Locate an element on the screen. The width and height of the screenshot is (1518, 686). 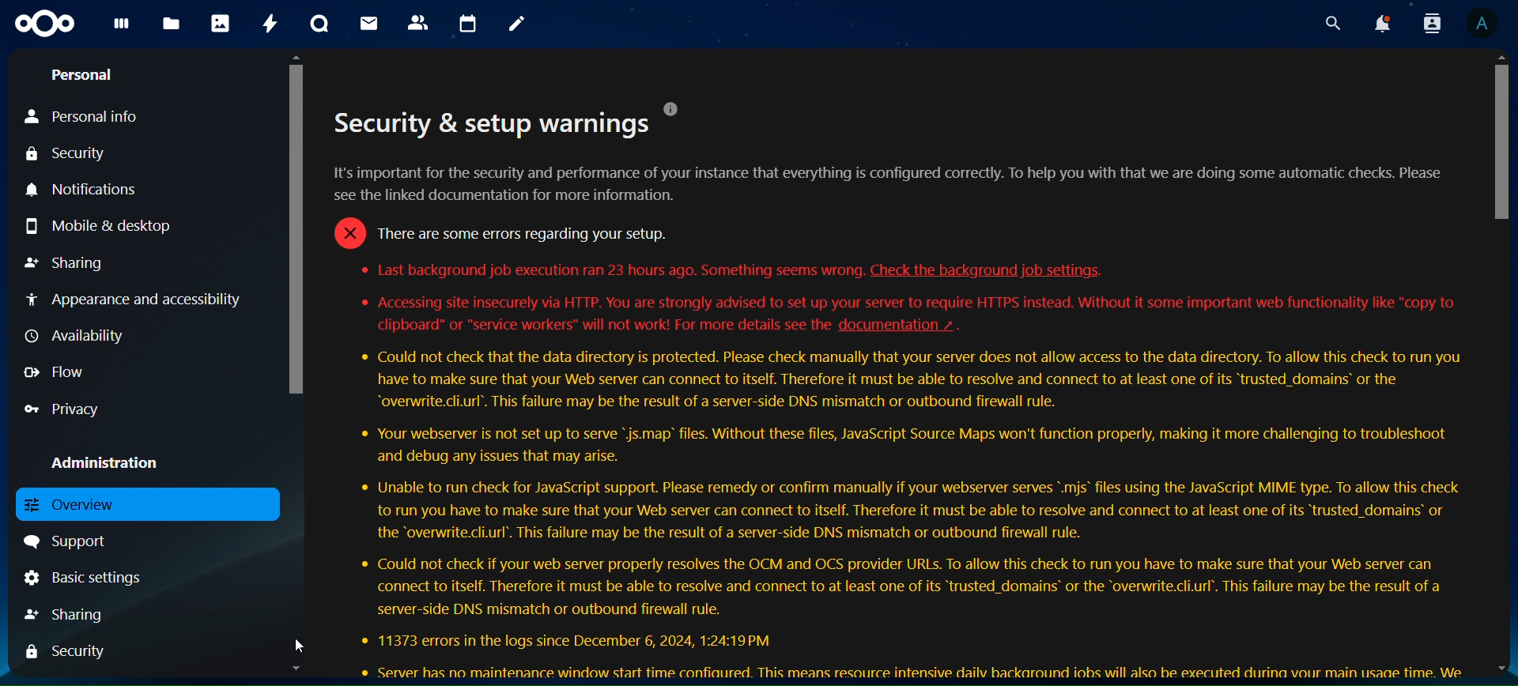
contacts is located at coordinates (417, 24).